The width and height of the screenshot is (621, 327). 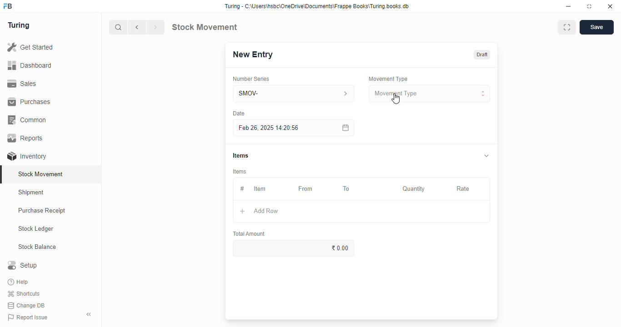 What do you see at coordinates (429, 94) in the screenshot?
I see `movement type` at bounding box center [429, 94].